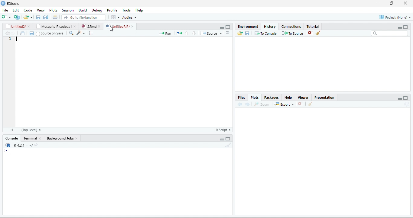  Describe the element at coordinates (407, 3) in the screenshot. I see `close` at that location.